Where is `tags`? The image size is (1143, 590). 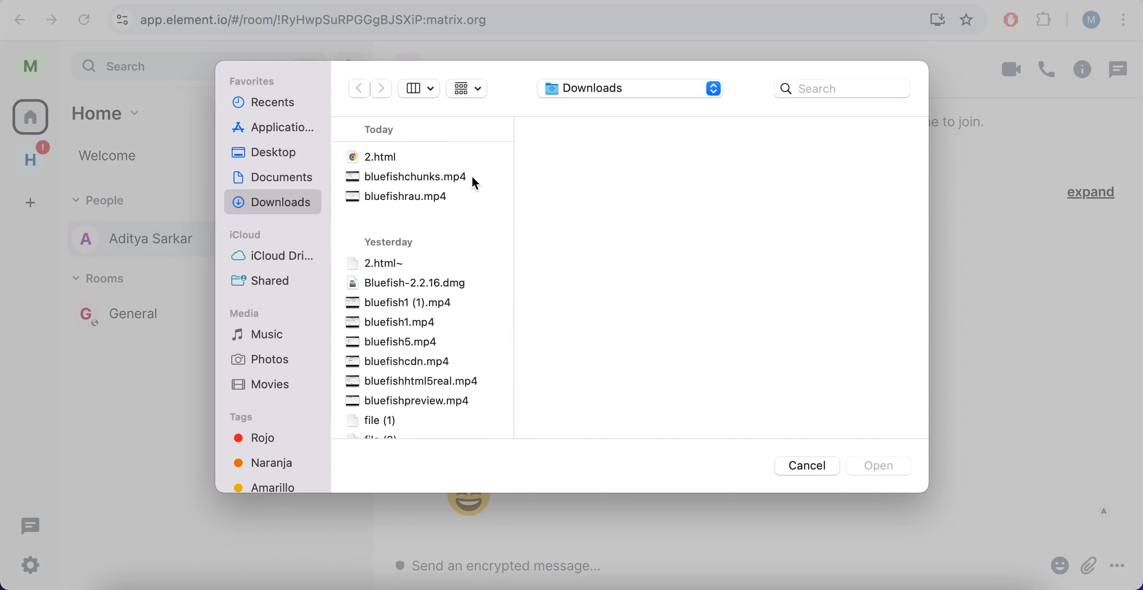
tags is located at coordinates (250, 416).